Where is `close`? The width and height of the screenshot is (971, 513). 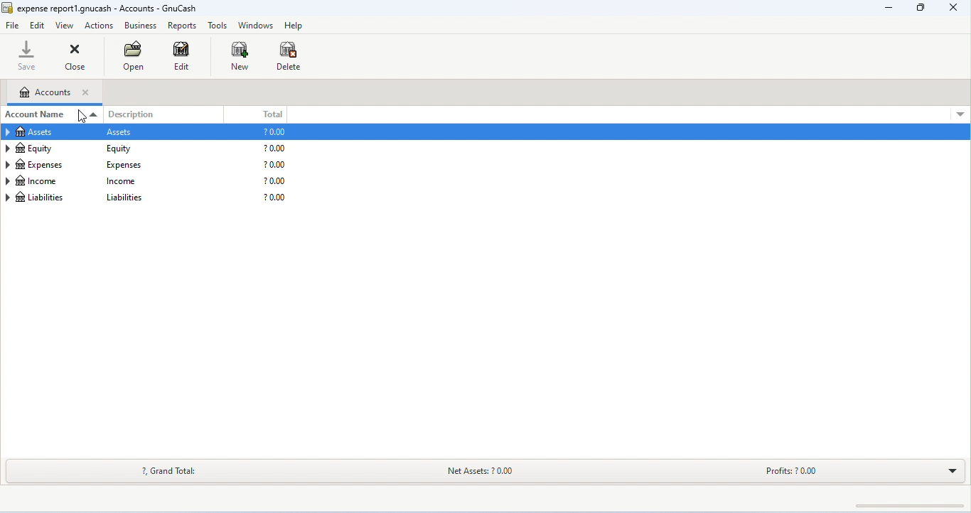 close is located at coordinates (72, 56).